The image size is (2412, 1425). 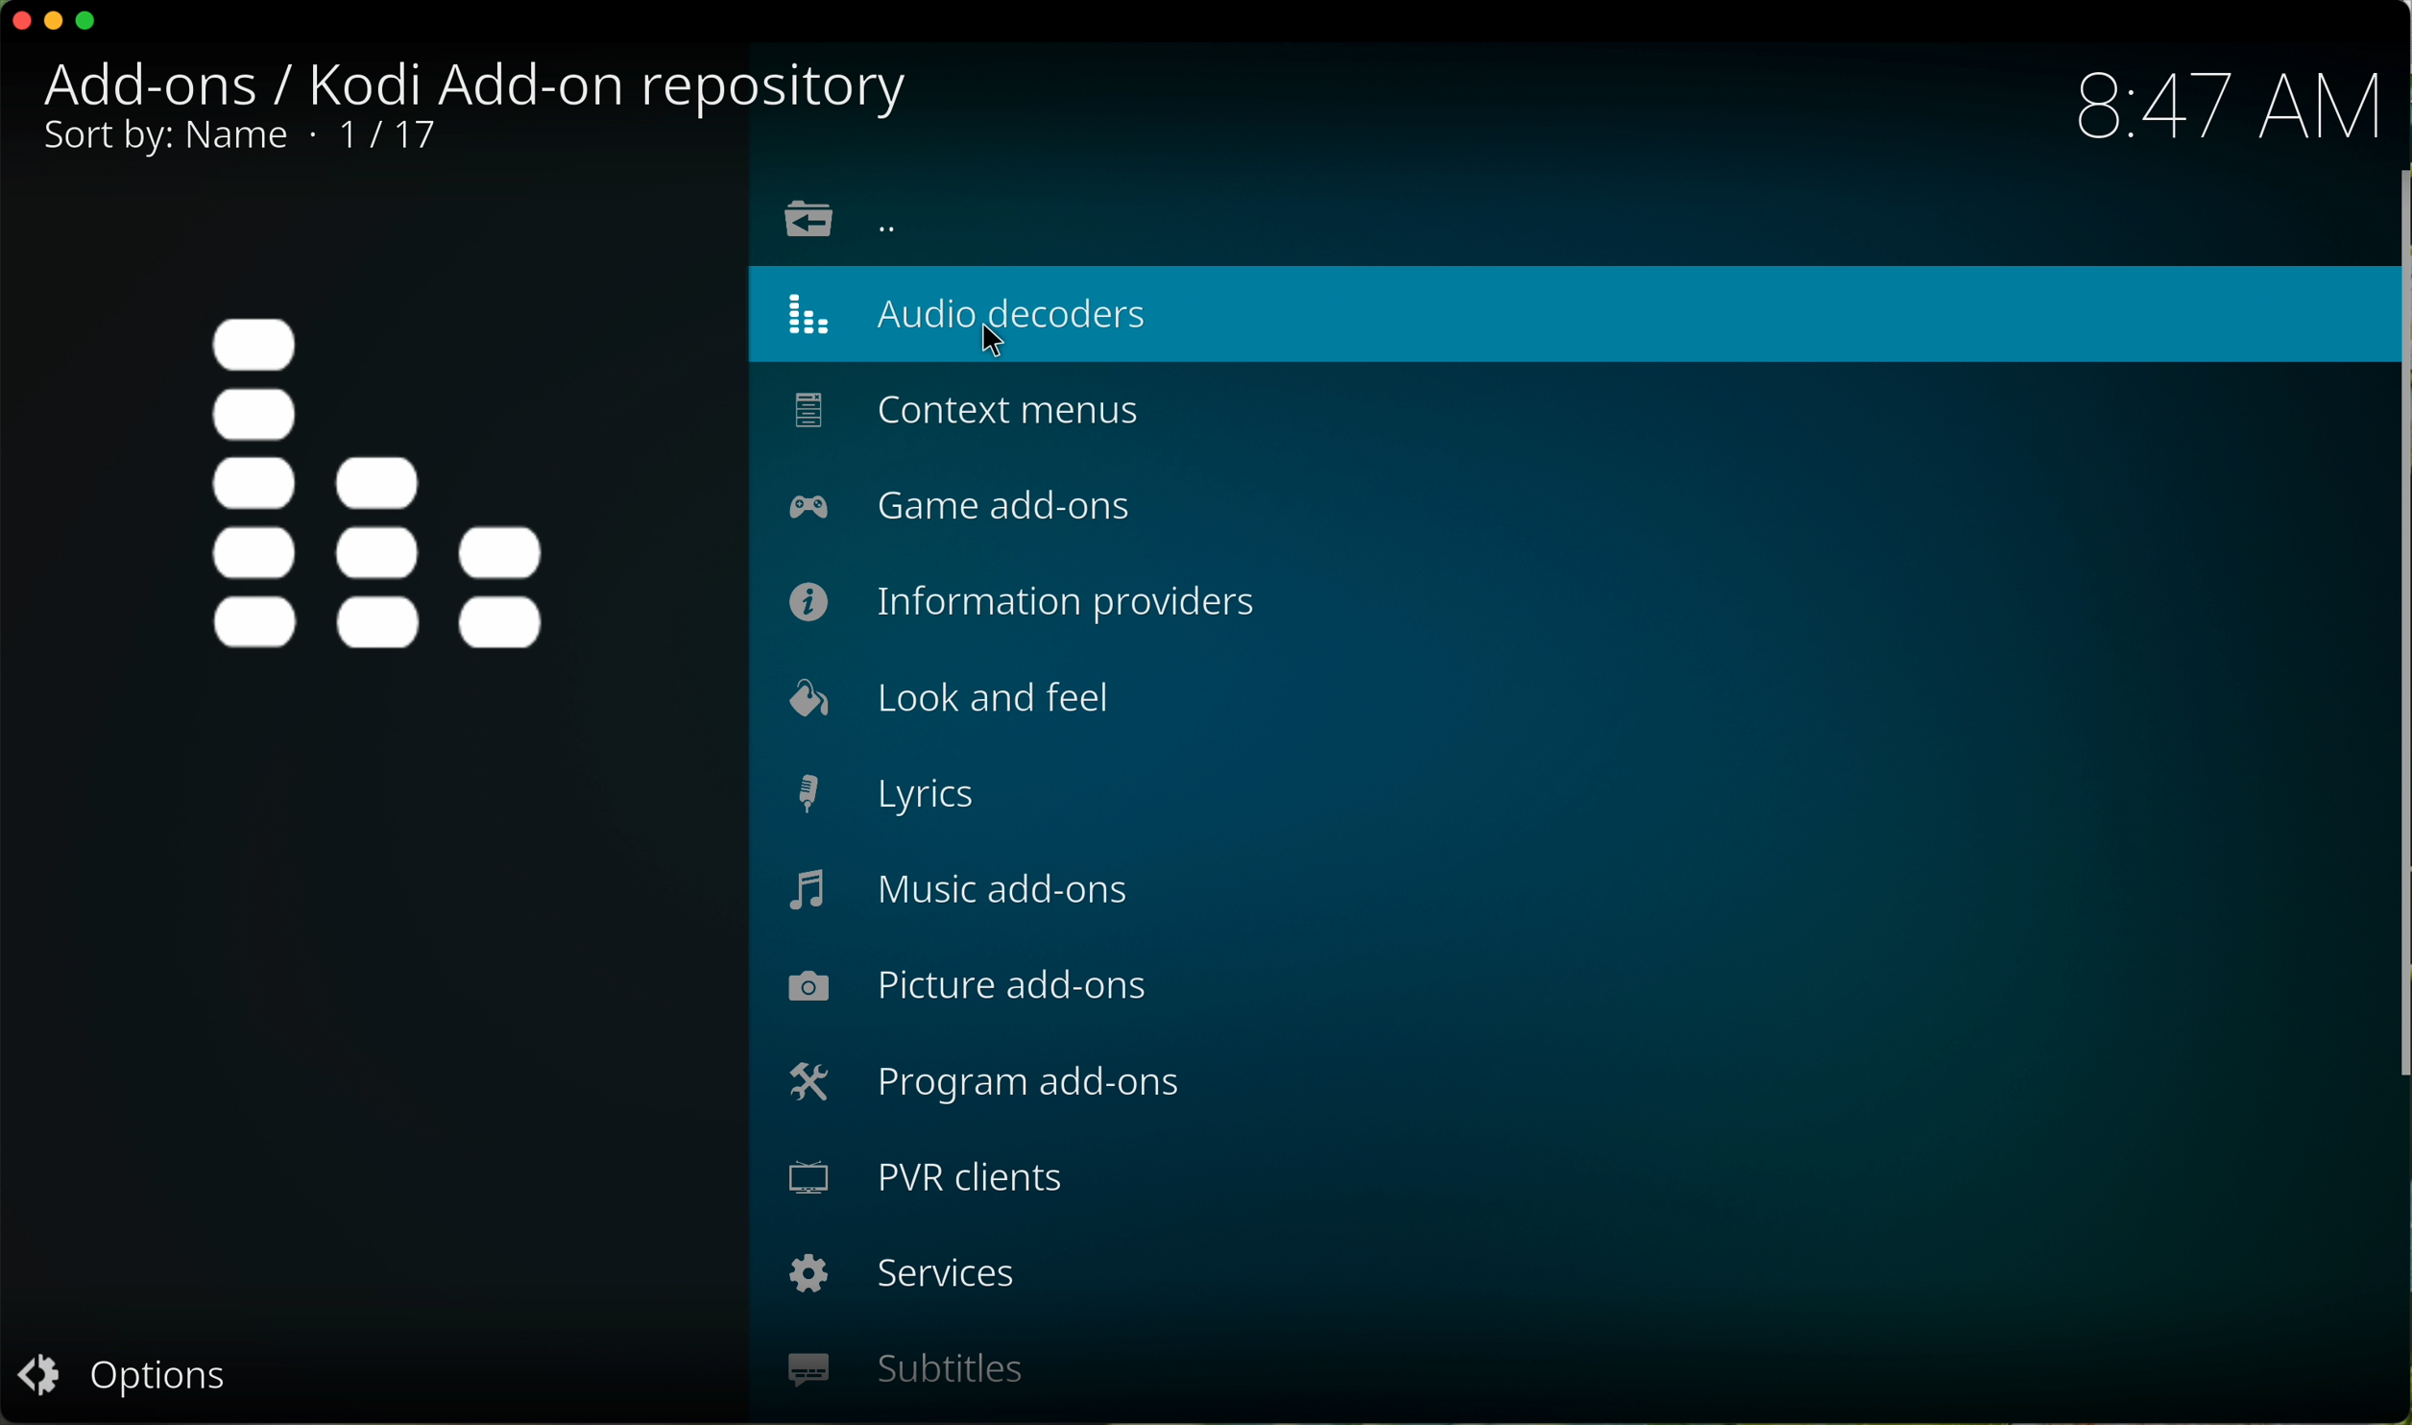 I want to click on services, so click(x=897, y=1275).